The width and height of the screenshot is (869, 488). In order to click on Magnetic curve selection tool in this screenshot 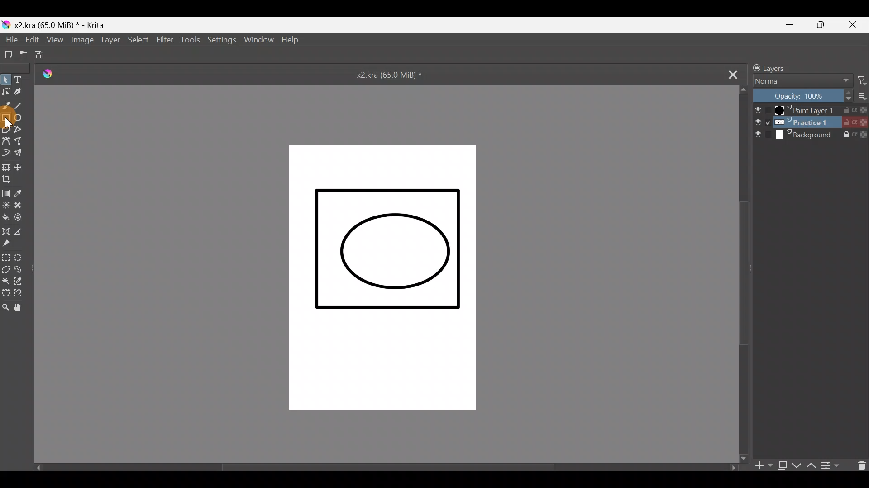, I will do `click(21, 294)`.